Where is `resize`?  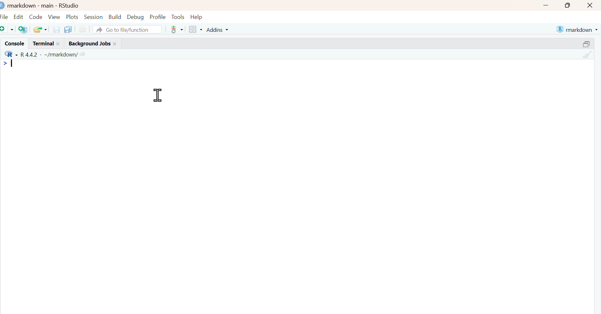
resize is located at coordinates (588, 43).